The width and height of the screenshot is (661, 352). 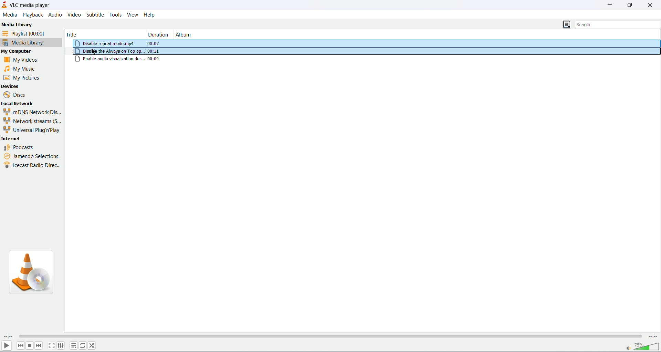 I want to click on VLC media player, so click(x=31, y=5).